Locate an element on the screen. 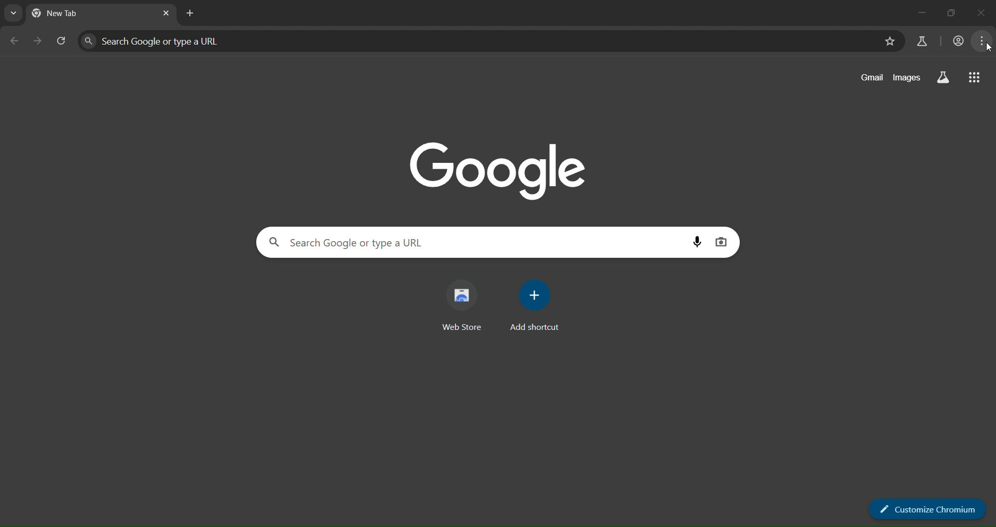  images is located at coordinates (906, 77).